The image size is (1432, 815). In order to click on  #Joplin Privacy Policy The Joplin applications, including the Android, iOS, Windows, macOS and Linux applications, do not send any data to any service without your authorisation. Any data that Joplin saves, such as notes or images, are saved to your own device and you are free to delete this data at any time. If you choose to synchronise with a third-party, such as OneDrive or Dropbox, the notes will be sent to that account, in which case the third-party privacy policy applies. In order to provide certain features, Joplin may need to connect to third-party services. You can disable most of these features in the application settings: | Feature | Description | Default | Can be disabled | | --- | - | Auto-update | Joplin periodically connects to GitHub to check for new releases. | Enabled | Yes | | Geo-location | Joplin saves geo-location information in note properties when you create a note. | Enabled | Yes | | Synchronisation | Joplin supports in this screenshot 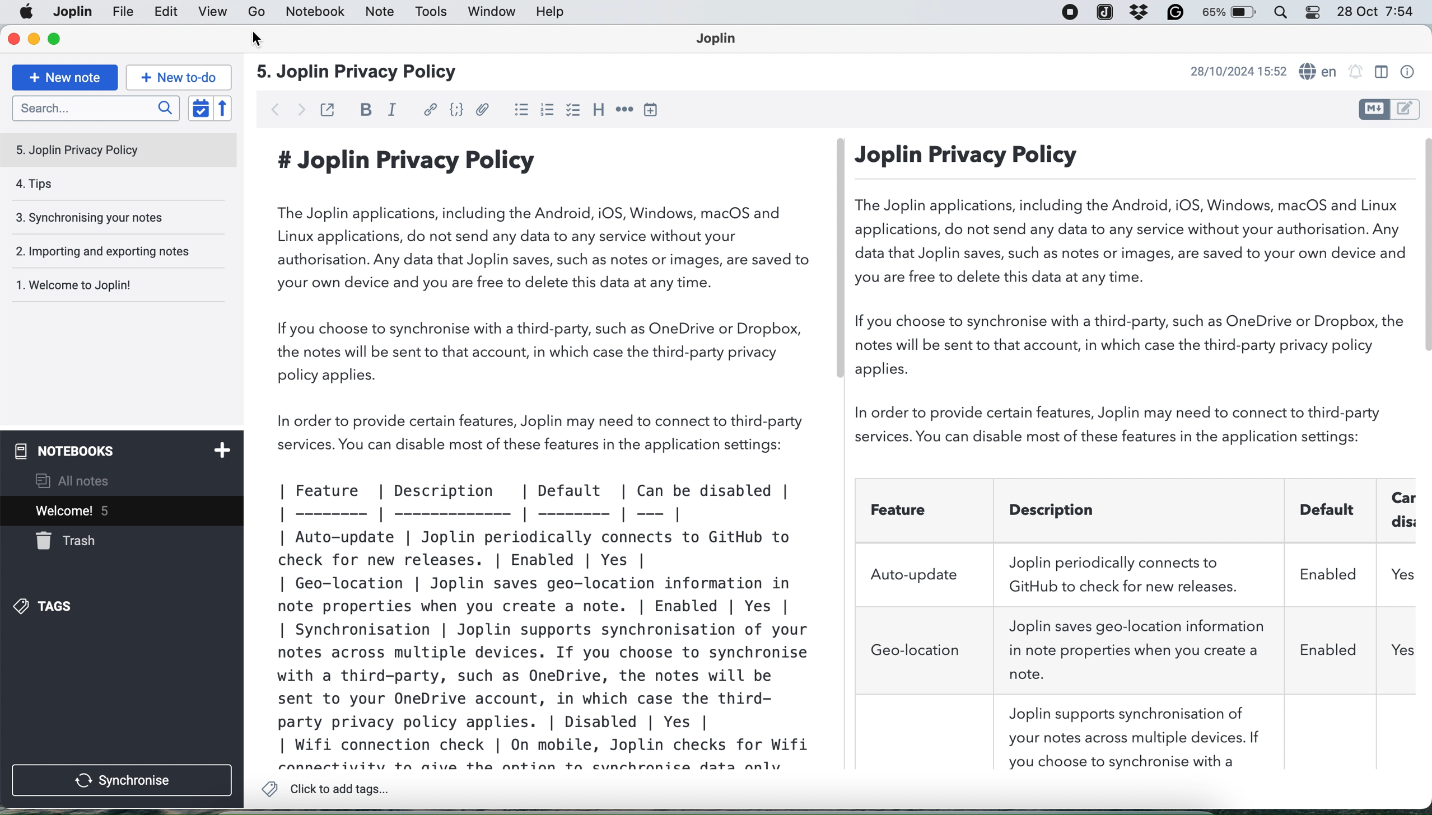, I will do `click(545, 452)`.